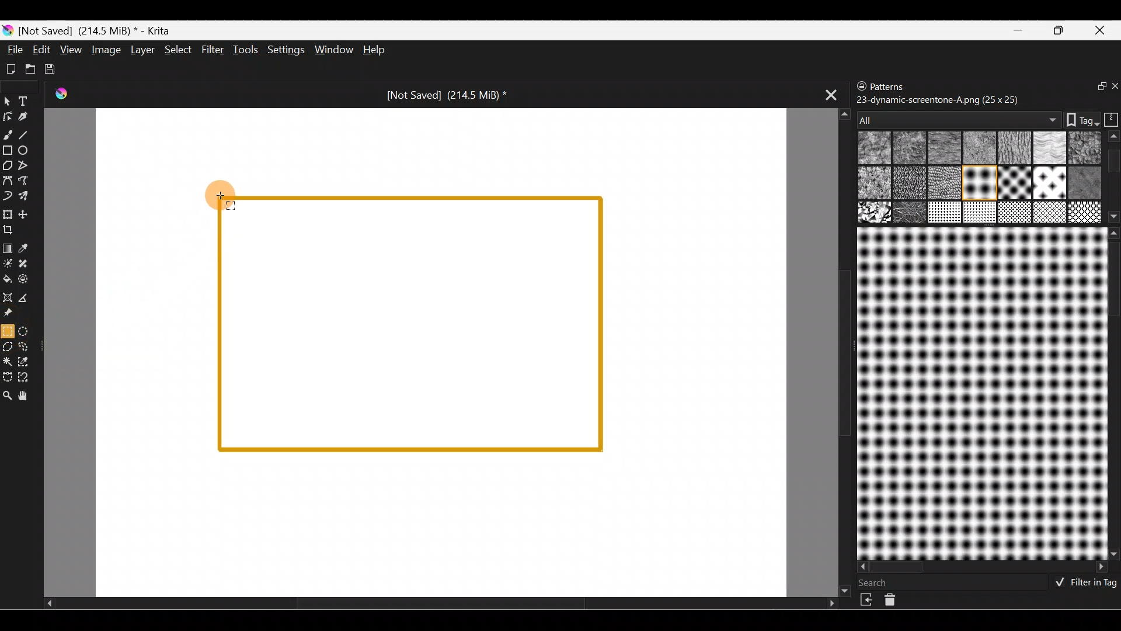  I want to click on 01 canvas.png, so click(871, 148).